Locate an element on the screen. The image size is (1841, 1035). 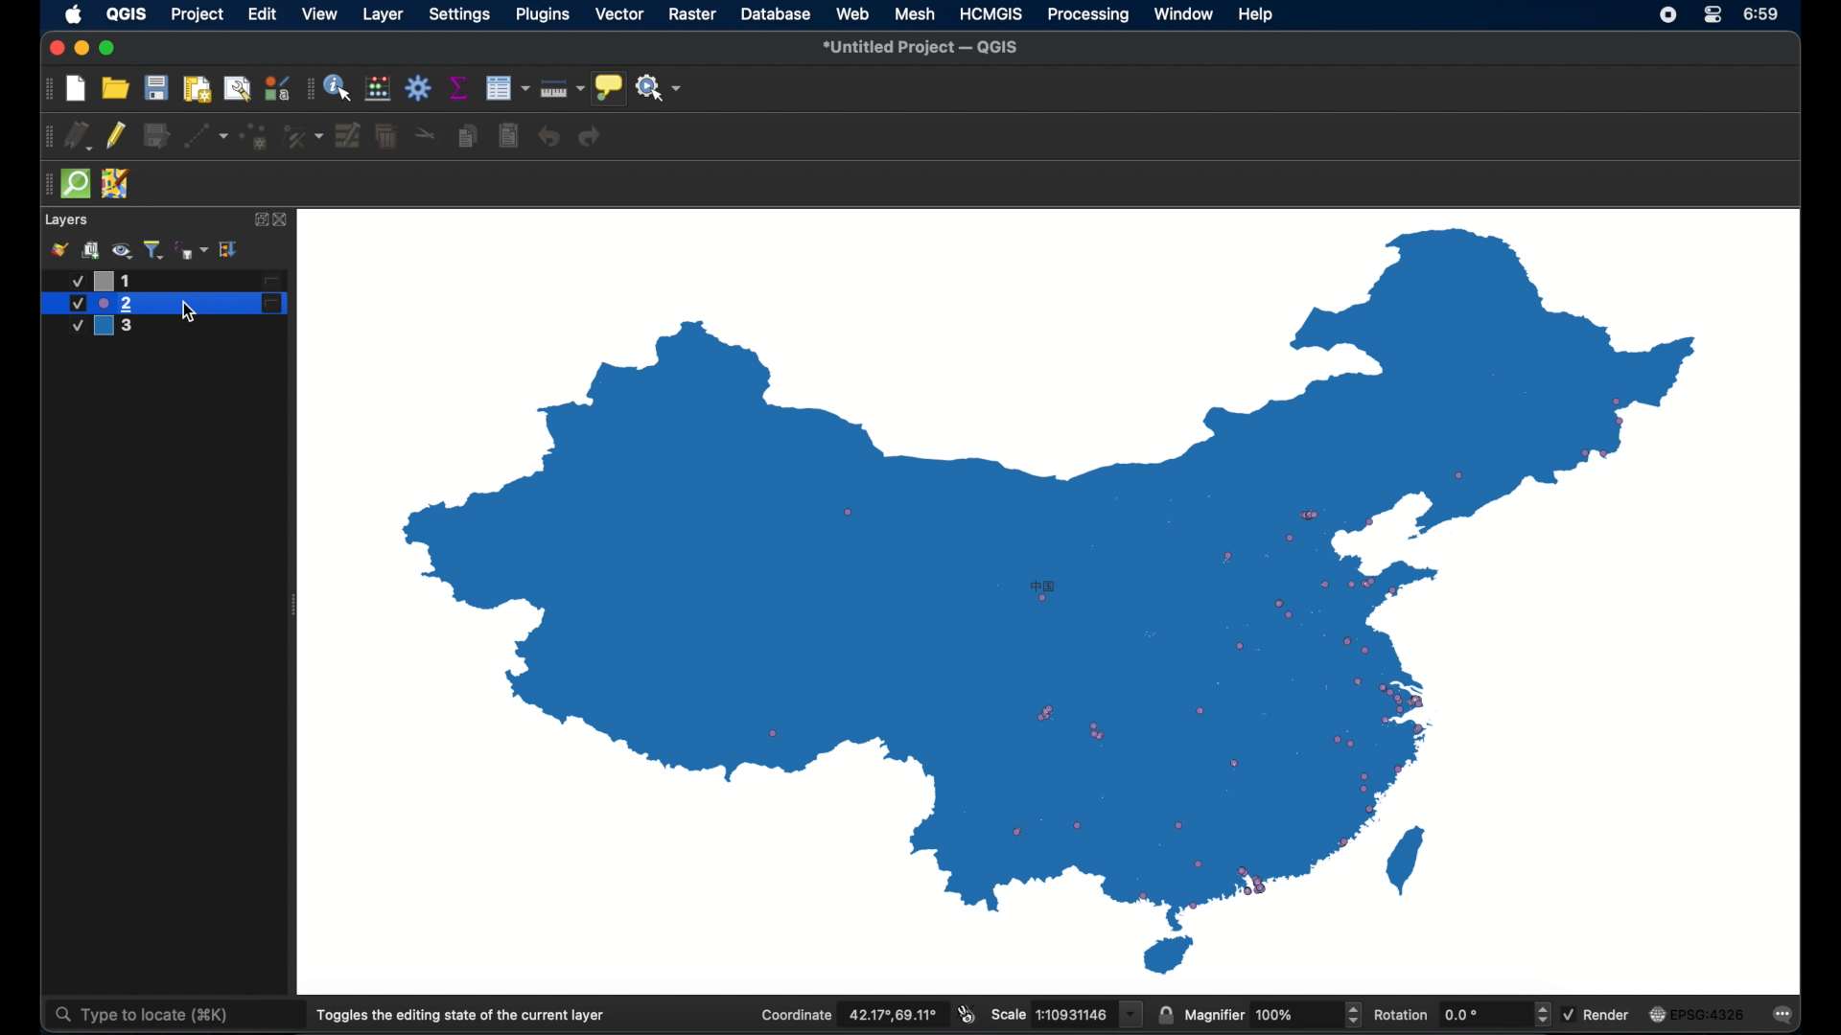
open field calculator is located at coordinates (379, 87).